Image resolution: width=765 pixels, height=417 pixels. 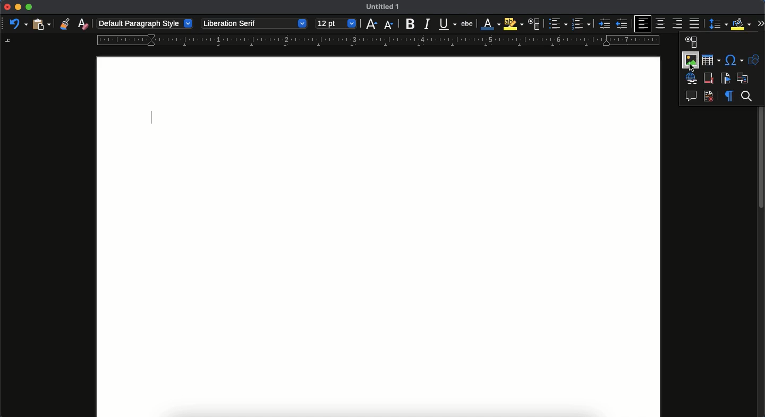 What do you see at coordinates (383, 6) in the screenshot?
I see `untitled 1` at bounding box center [383, 6].